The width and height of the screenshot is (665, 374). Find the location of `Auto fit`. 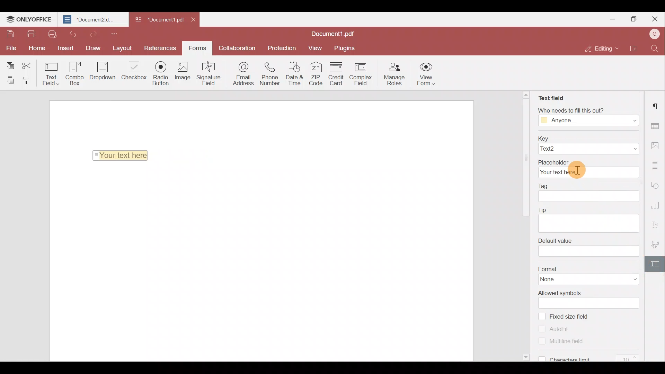

Auto fit is located at coordinates (563, 328).